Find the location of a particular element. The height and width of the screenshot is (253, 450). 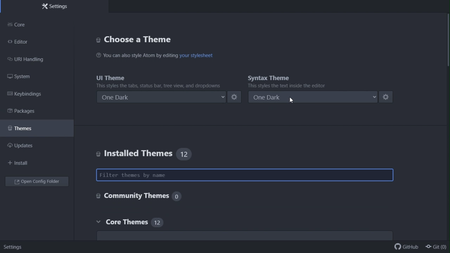

 is located at coordinates (21, 163).